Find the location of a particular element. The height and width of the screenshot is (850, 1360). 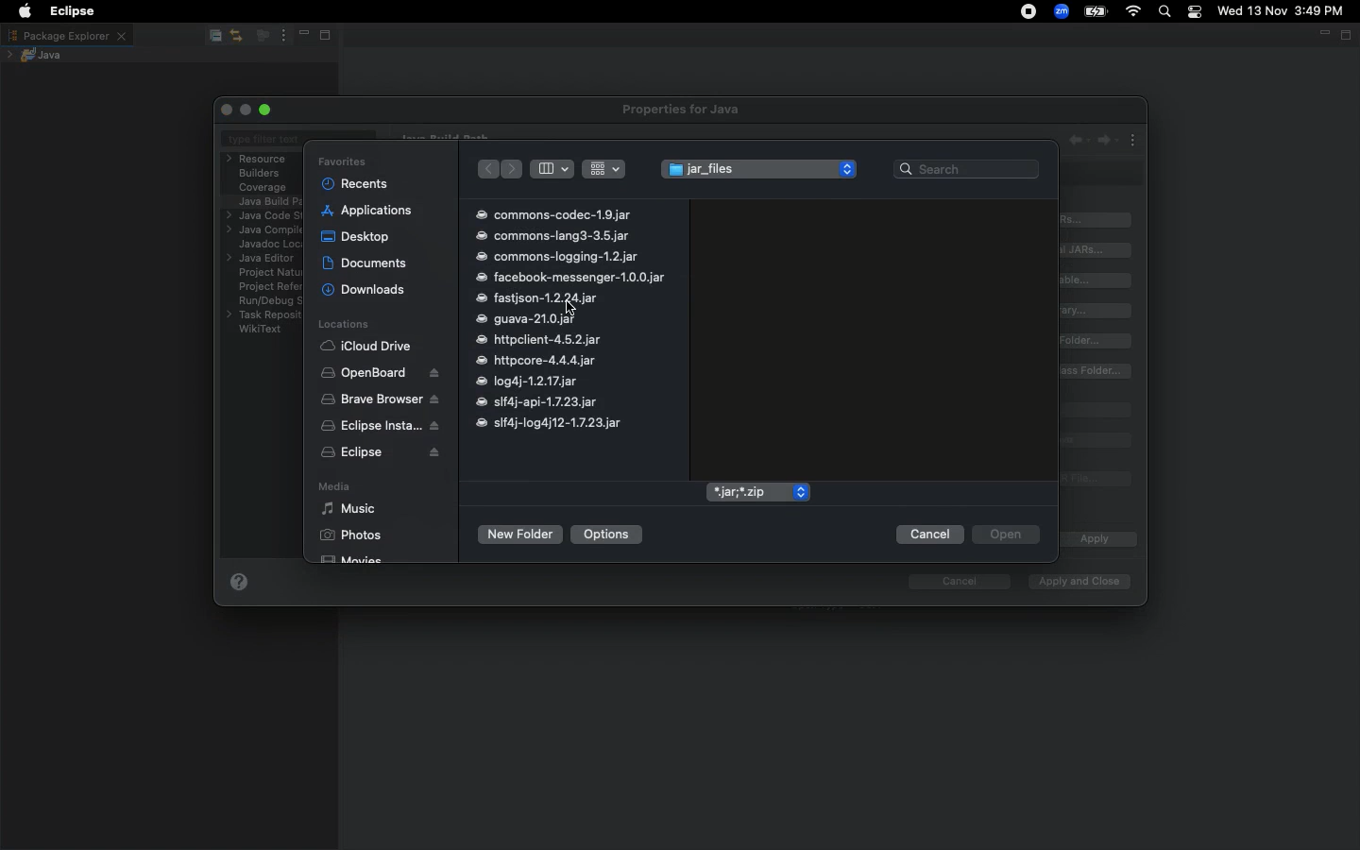

Link with editor is located at coordinates (237, 35).